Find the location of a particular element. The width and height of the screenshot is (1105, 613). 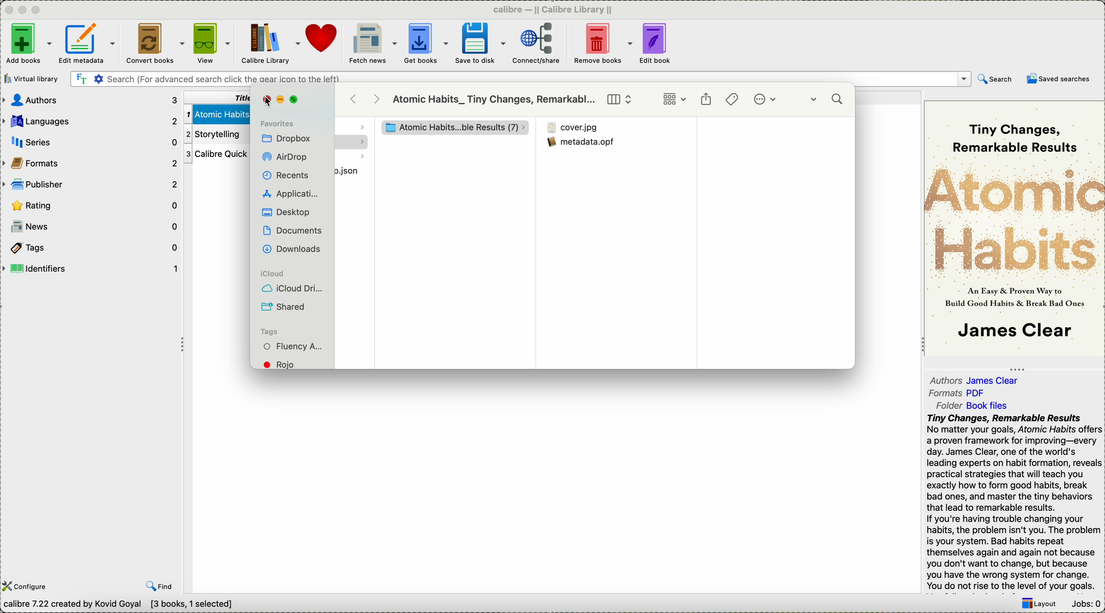

search bar is located at coordinates (519, 79).